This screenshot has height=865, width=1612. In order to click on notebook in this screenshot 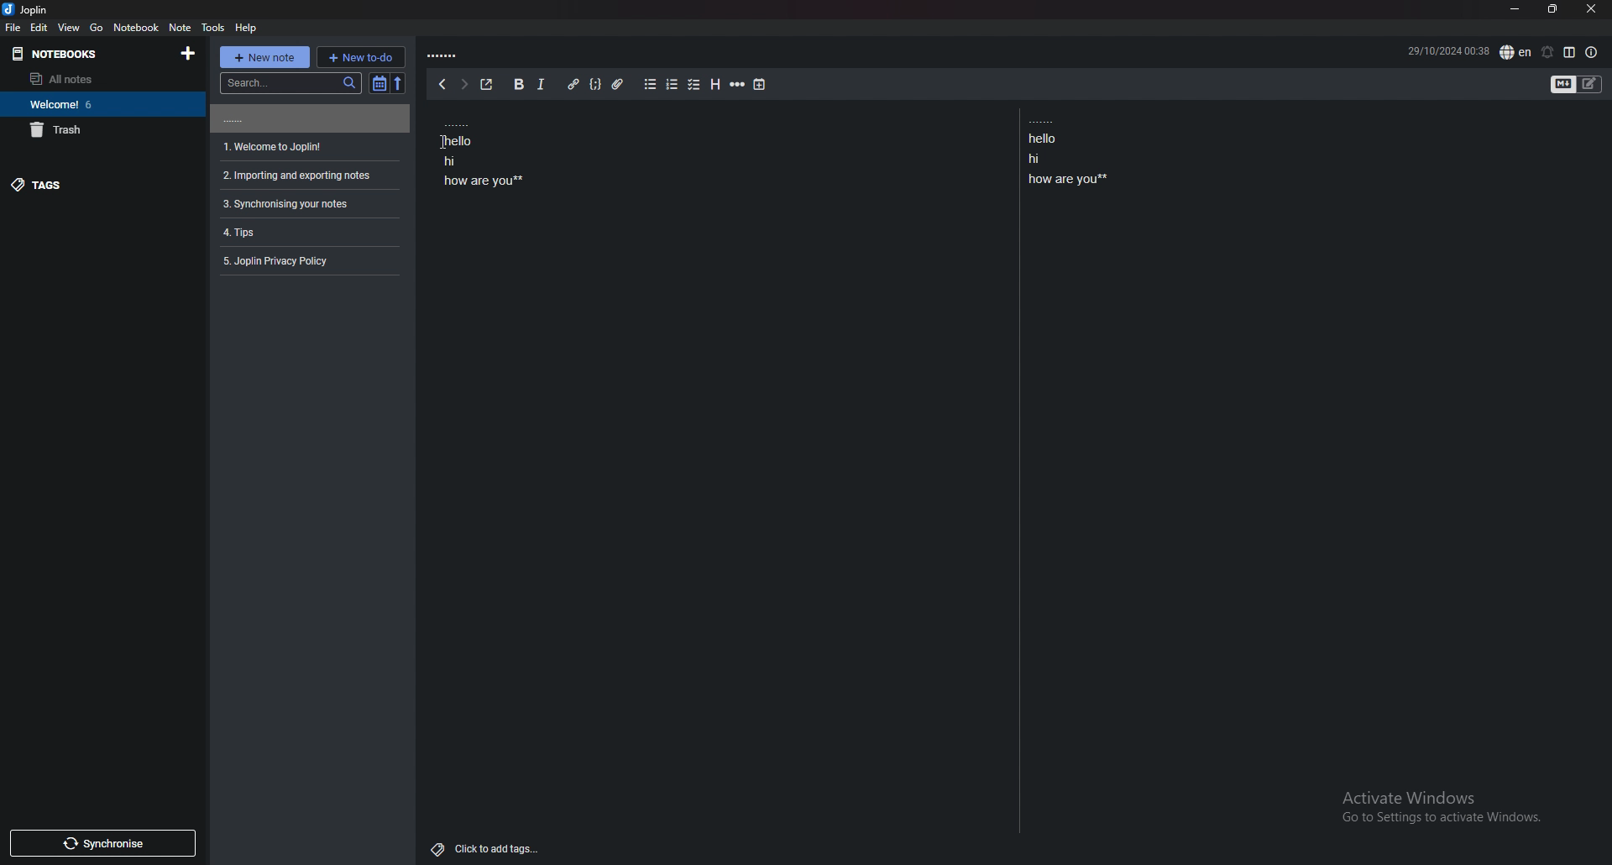, I will do `click(138, 27)`.